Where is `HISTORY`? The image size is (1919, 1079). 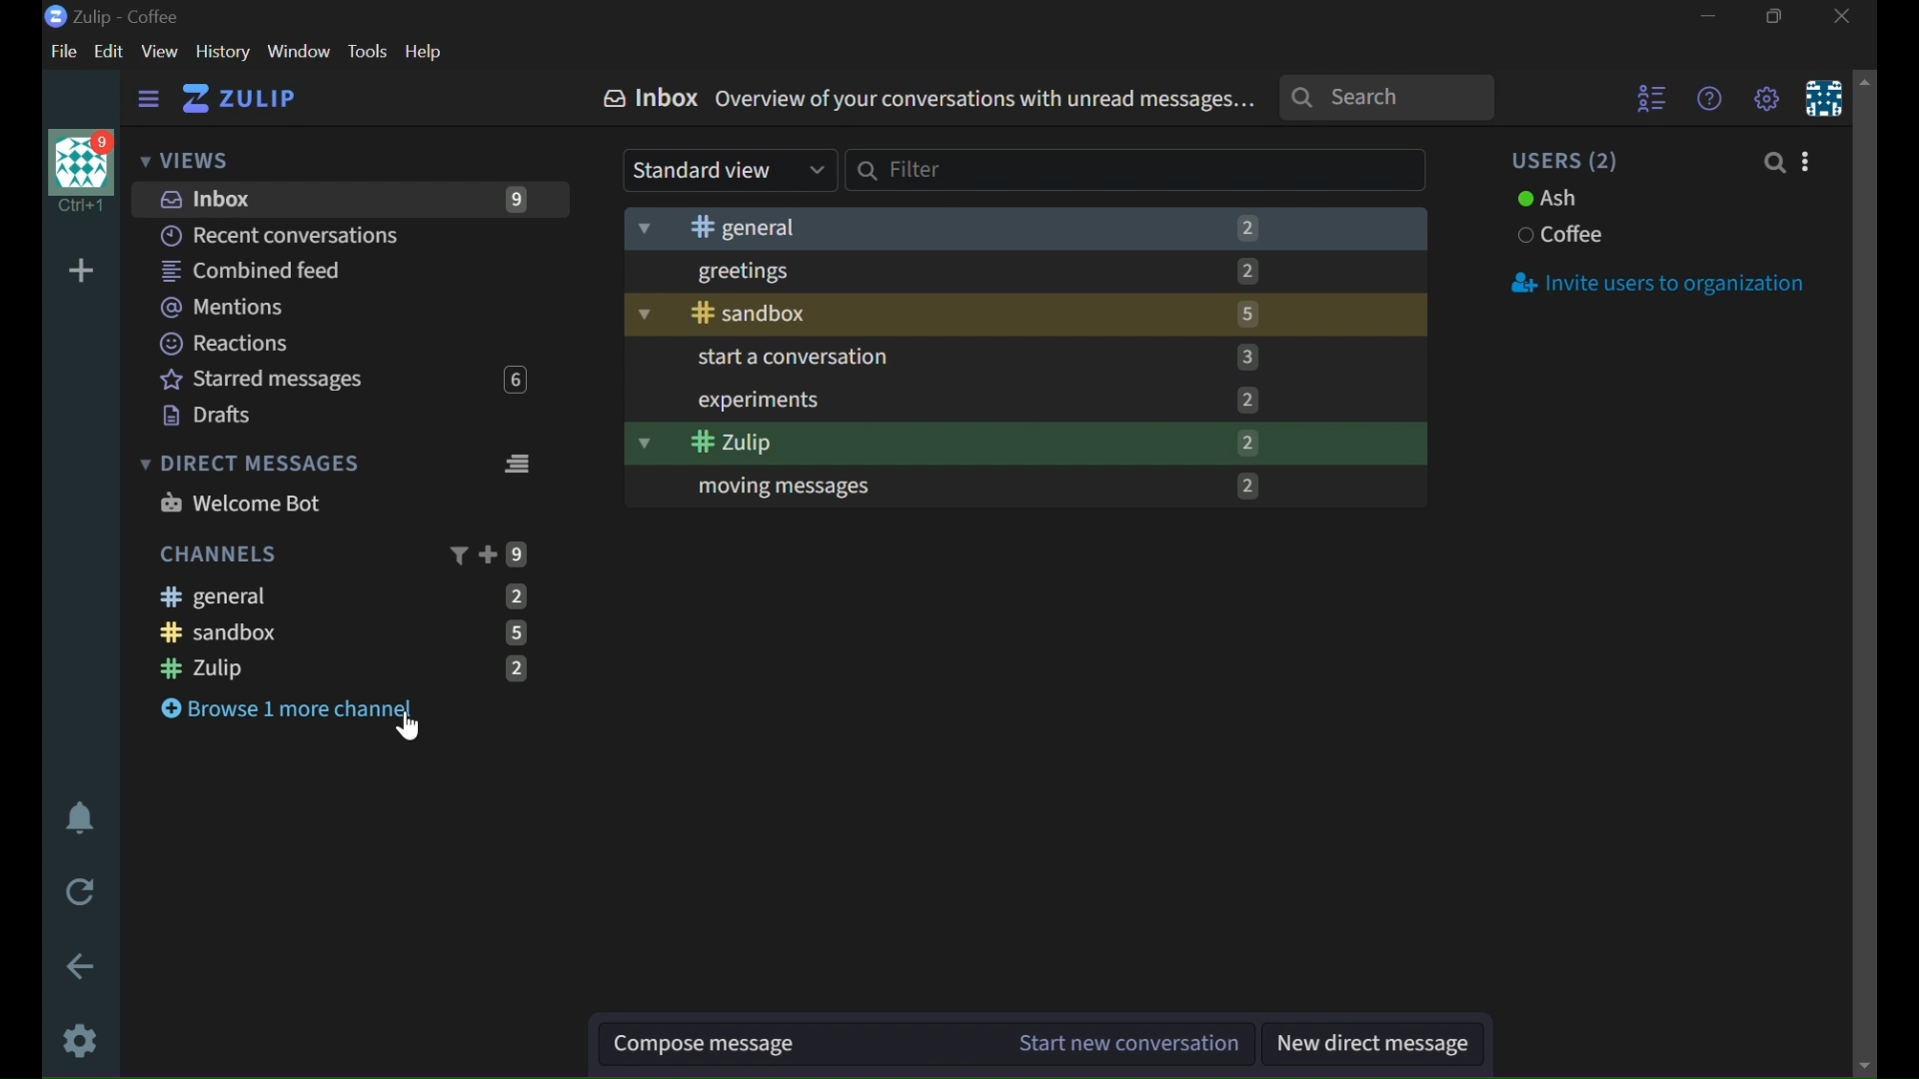 HISTORY is located at coordinates (224, 51).